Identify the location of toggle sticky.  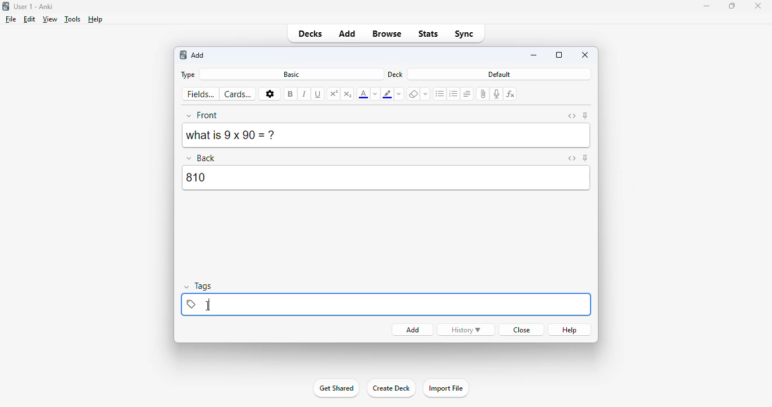
(585, 116).